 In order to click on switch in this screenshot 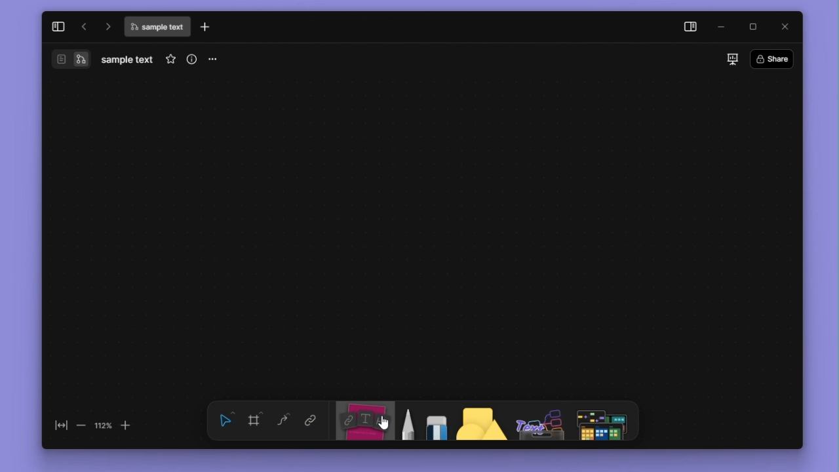, I will do `click(62, 59)`.